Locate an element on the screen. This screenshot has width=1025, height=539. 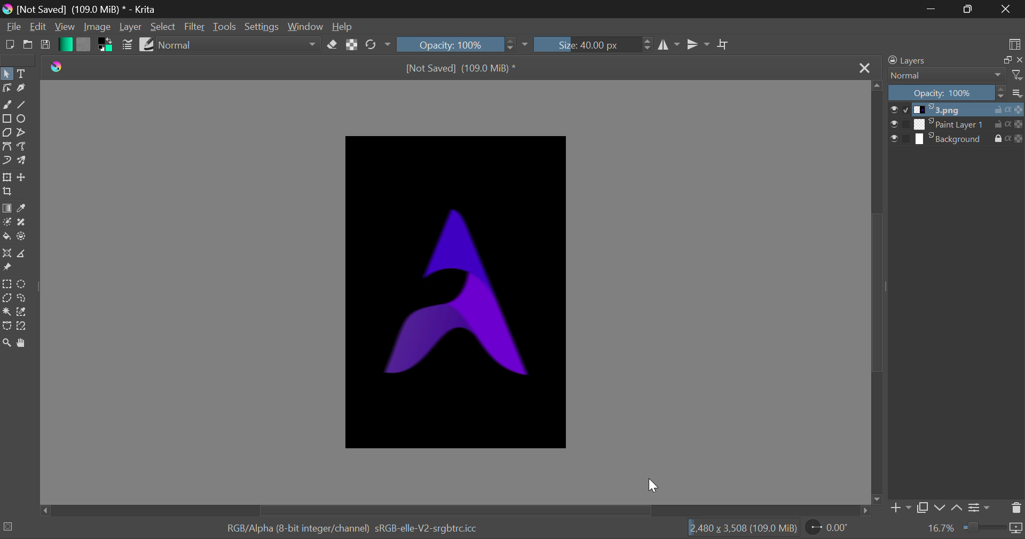
Rectangle is located at coordinates (6, 118).